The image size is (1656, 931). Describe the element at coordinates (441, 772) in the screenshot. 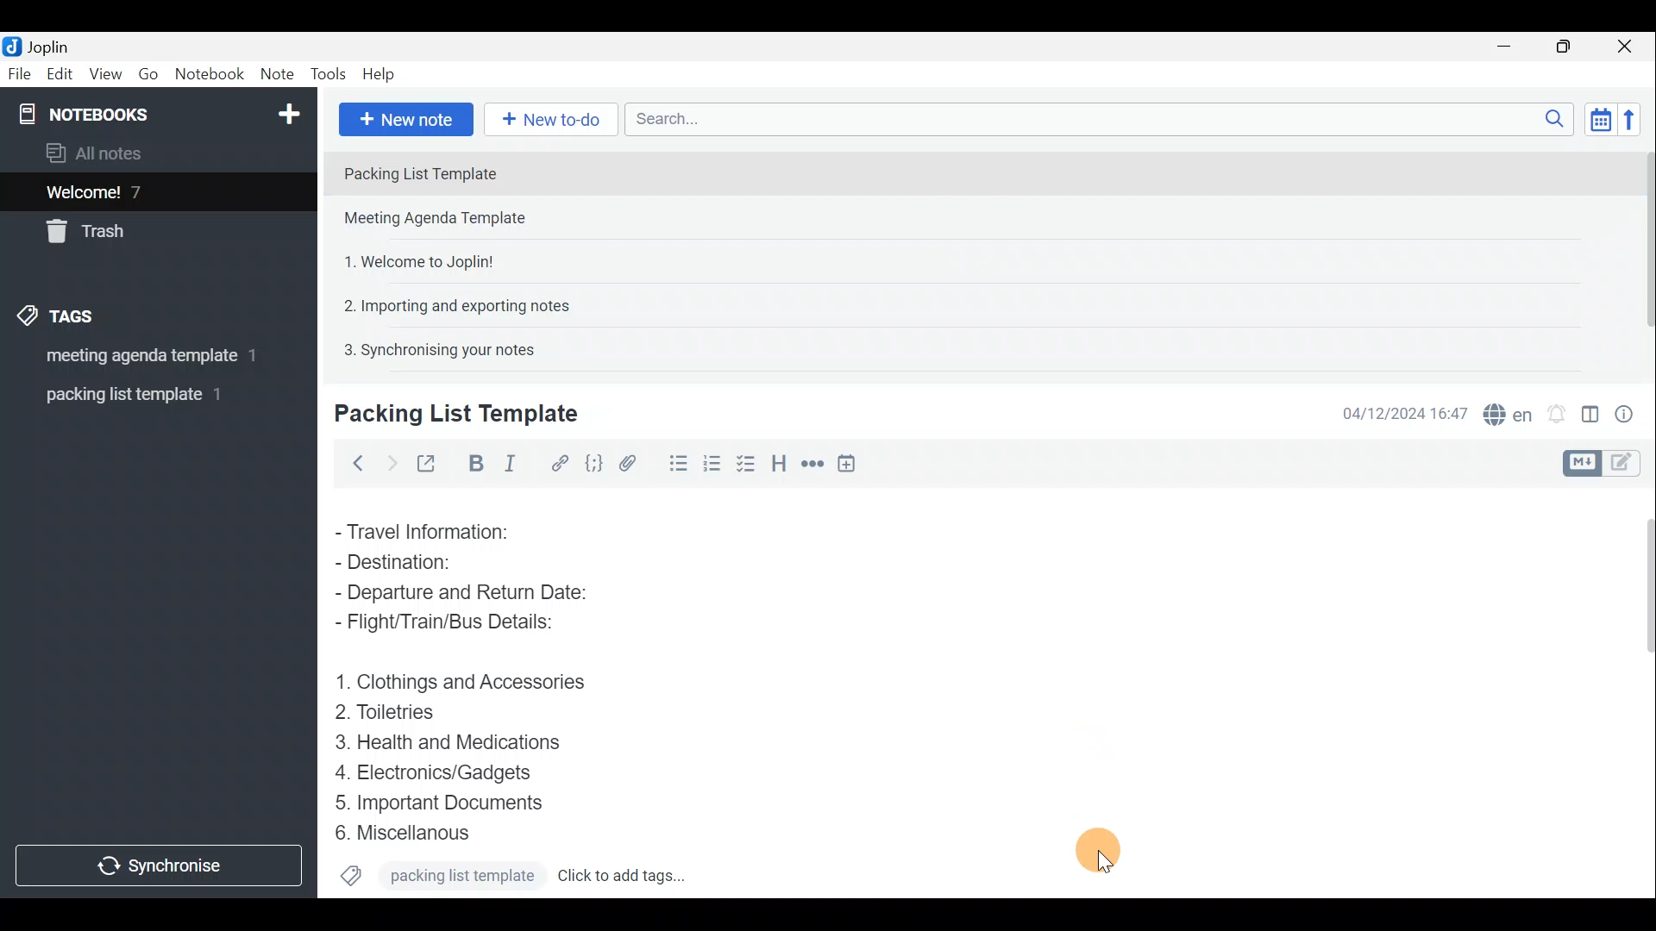

I see `Electronics/Gadgets` at that location.